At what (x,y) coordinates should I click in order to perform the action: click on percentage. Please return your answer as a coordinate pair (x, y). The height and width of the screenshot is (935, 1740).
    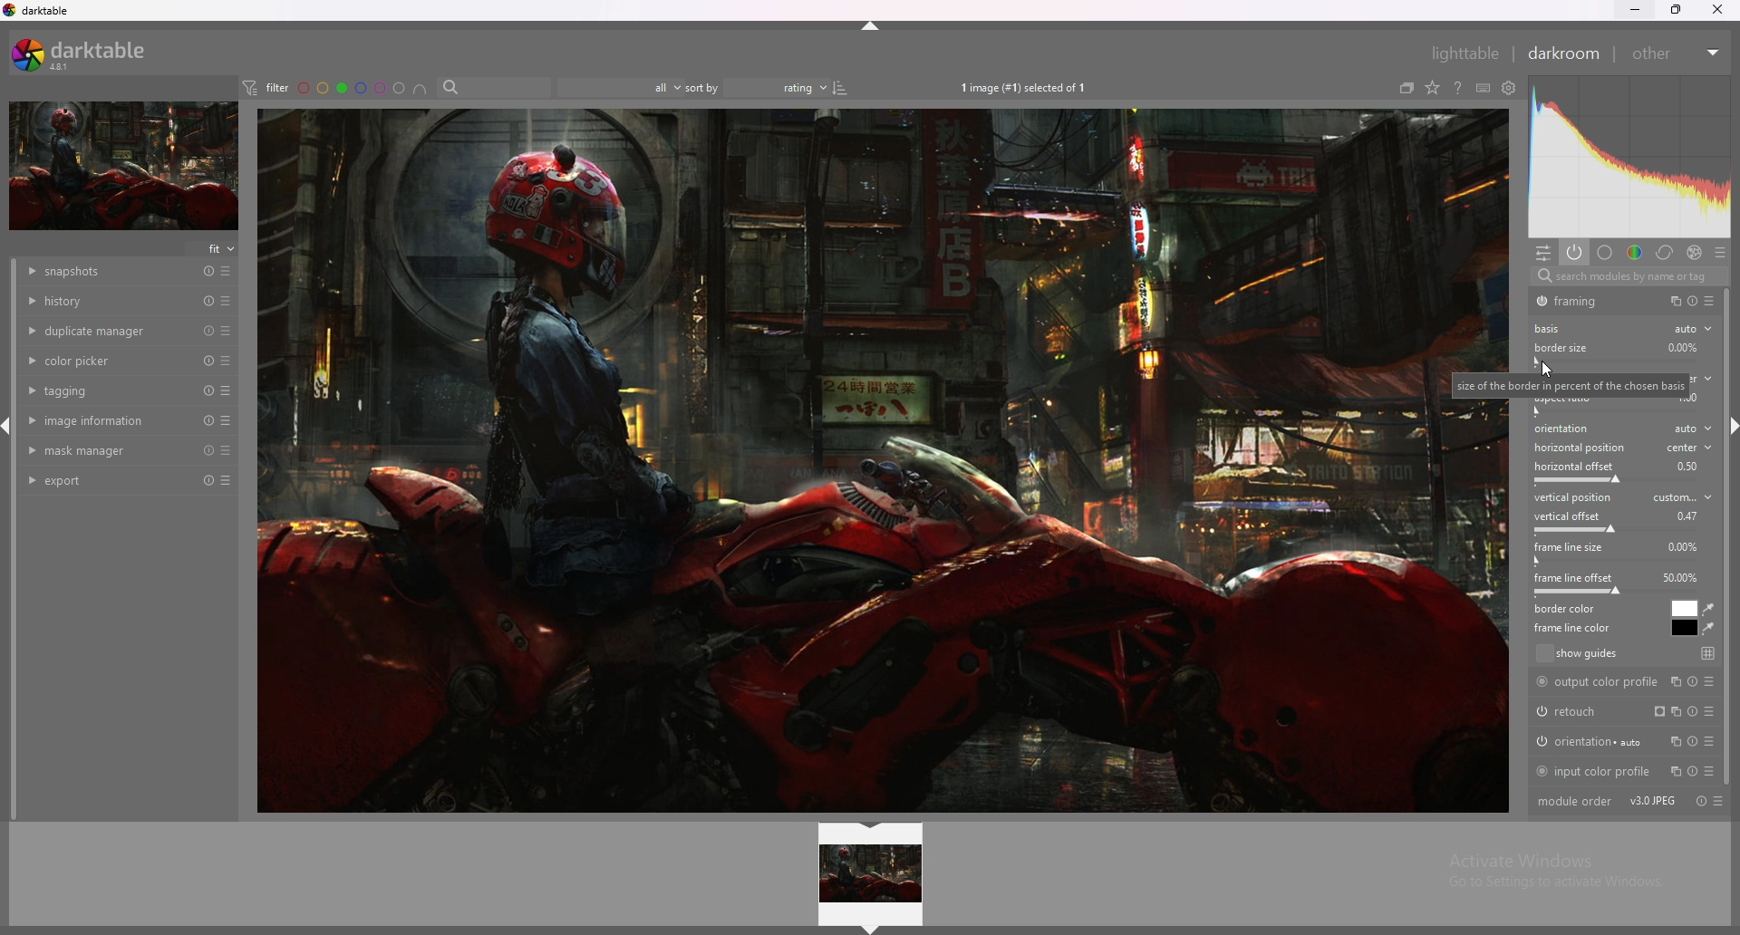
    Looking at the image, I should click on (1687, 515).